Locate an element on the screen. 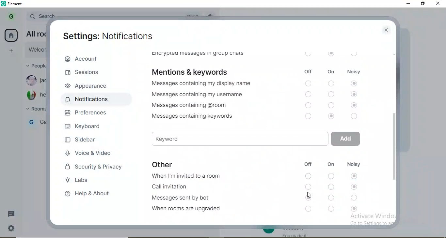 The width and height of the screenshot is (446, 238). noisy switch is located at coordinates (355, 198).